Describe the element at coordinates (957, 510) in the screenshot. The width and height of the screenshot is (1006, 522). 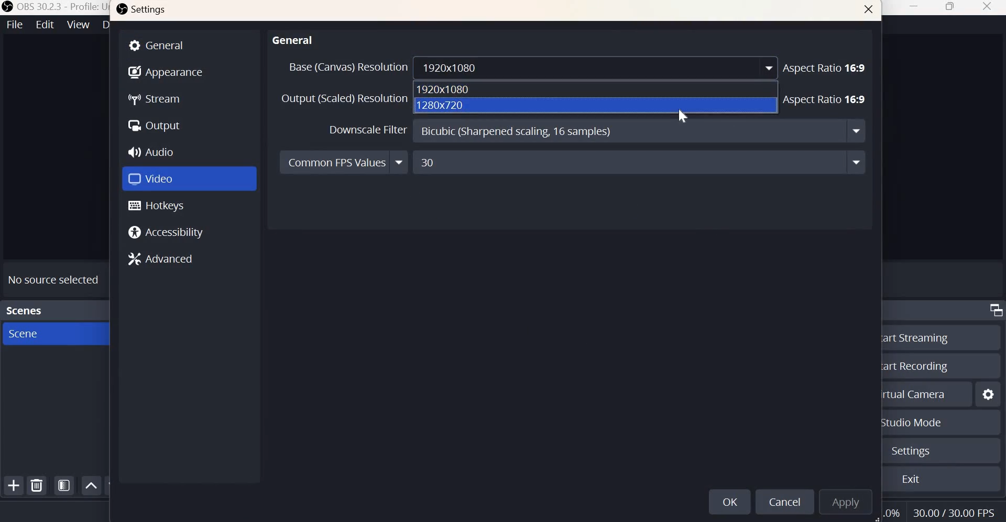
I see `Frame Rate (FPS)` at that location.